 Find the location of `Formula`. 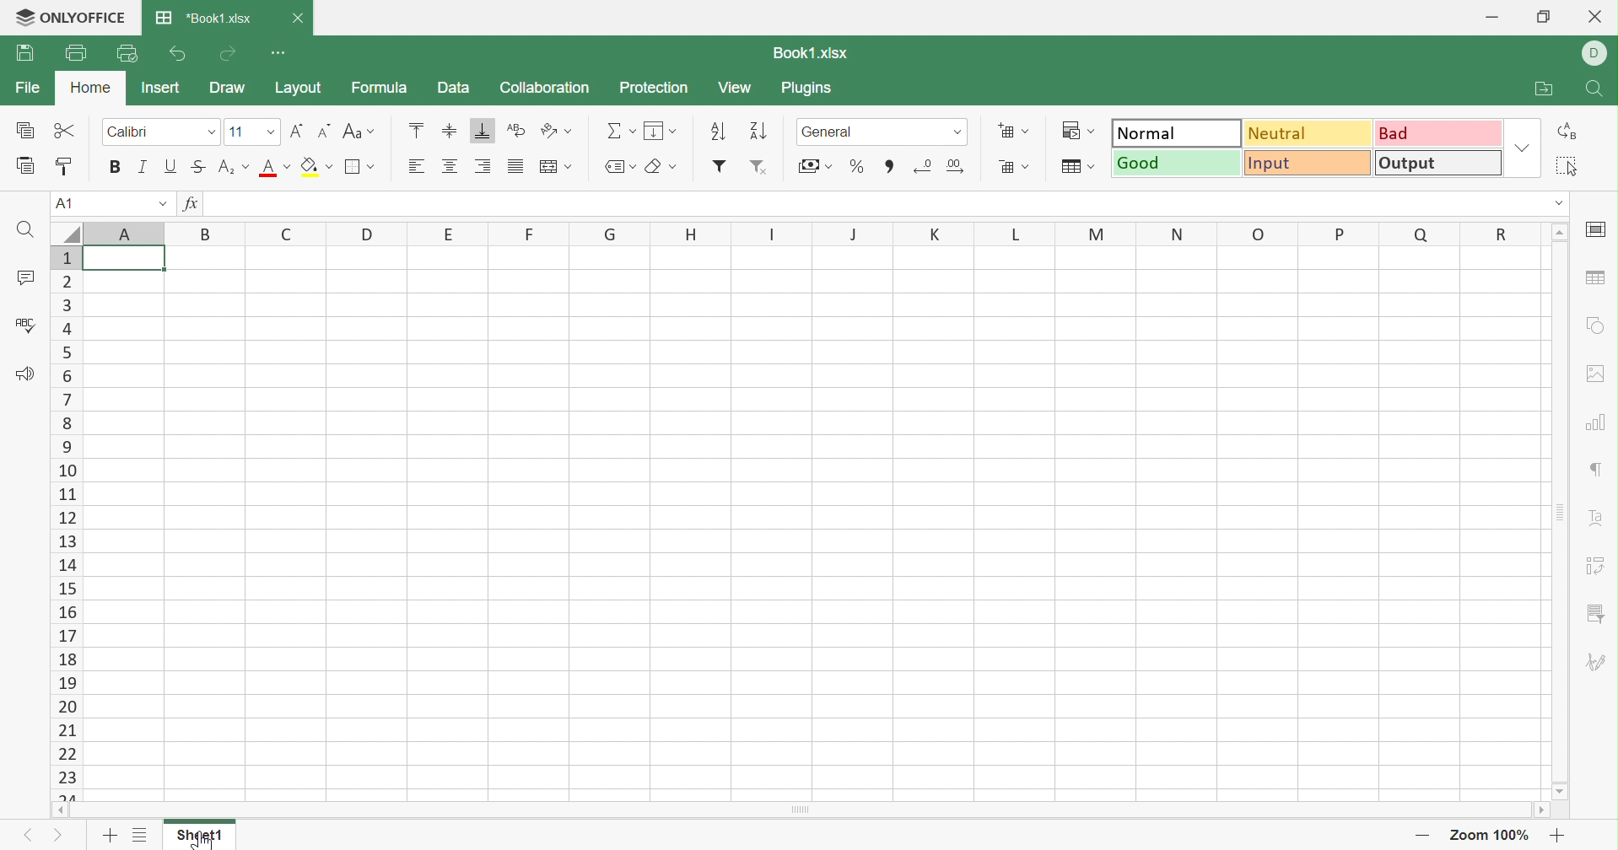

Formula is located at coordinates (380, 89).